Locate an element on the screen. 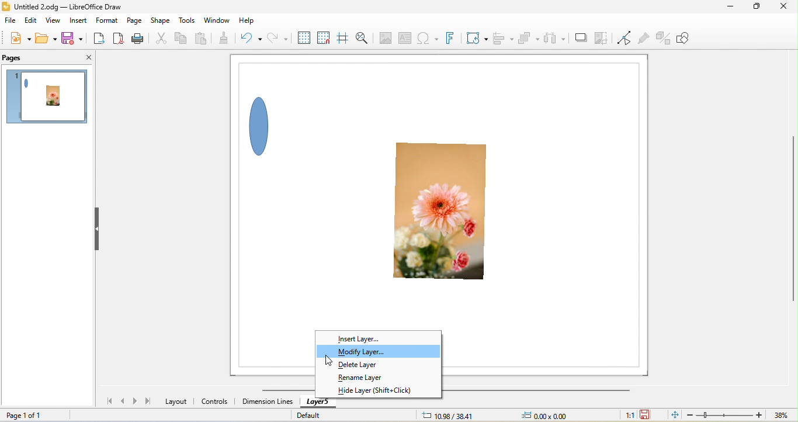  toggle point edit mode is located at coordinates (624, 39).